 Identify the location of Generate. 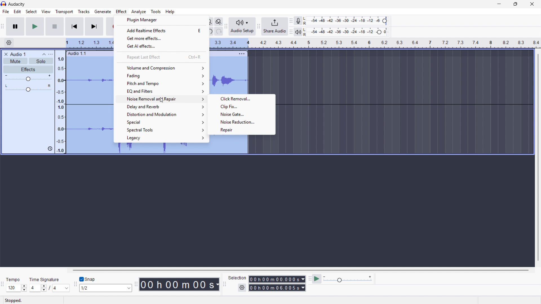
(103, 12).